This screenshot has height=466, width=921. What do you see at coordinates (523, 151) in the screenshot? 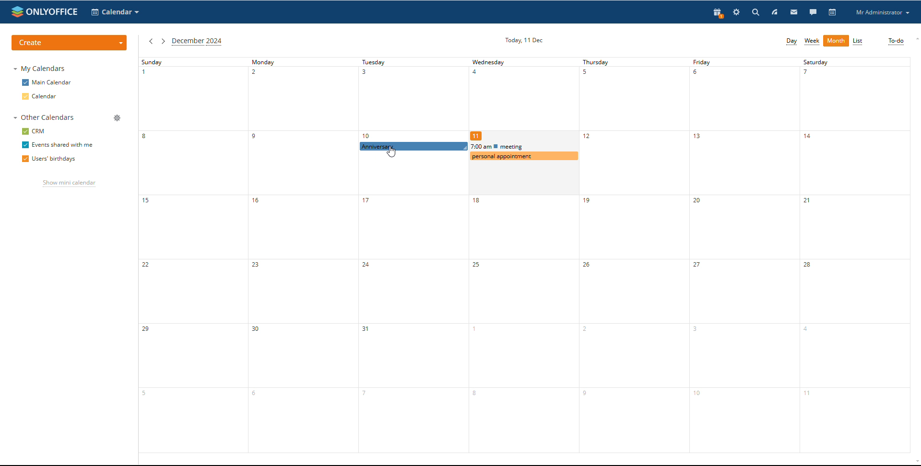
I see `other events` at bounding box center [523, 151].